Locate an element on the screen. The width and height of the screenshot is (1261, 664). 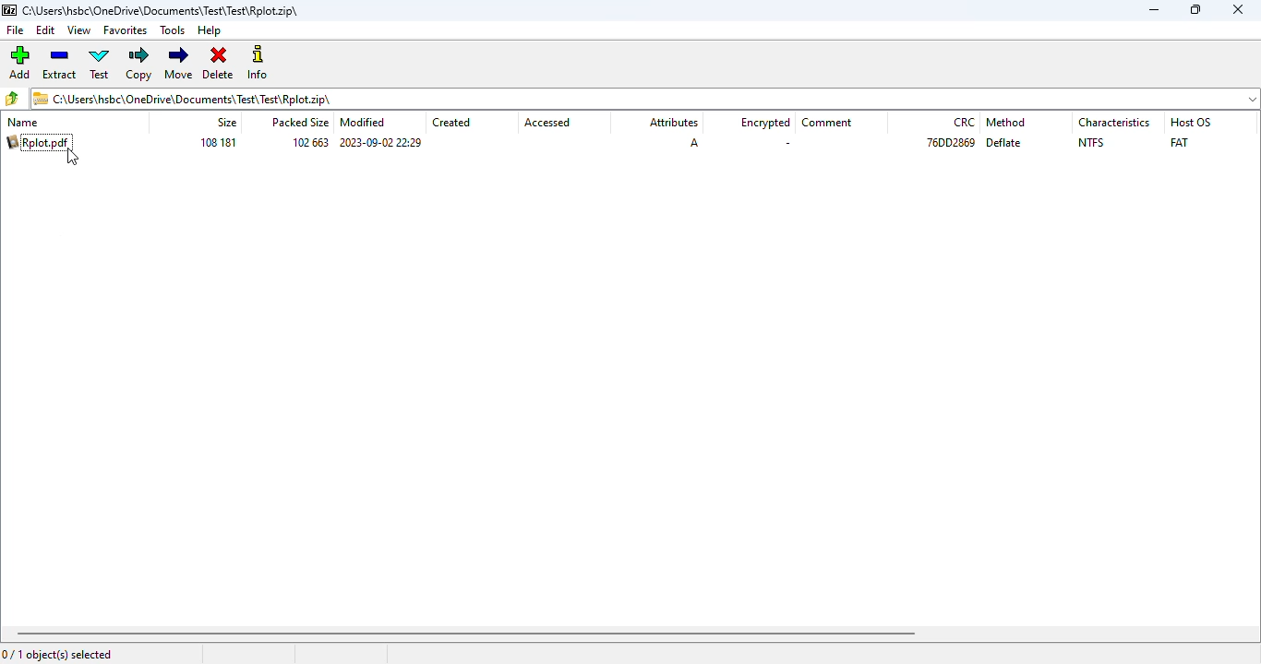
Rplot.pdf is located at coordinates (38, 142).